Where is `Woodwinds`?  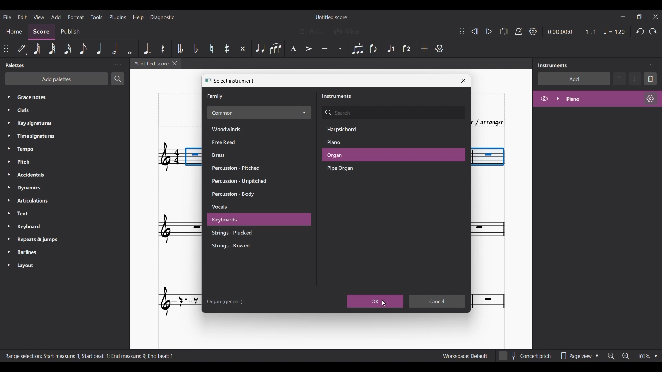
Woodwinds is located at coordinates (233, 128).